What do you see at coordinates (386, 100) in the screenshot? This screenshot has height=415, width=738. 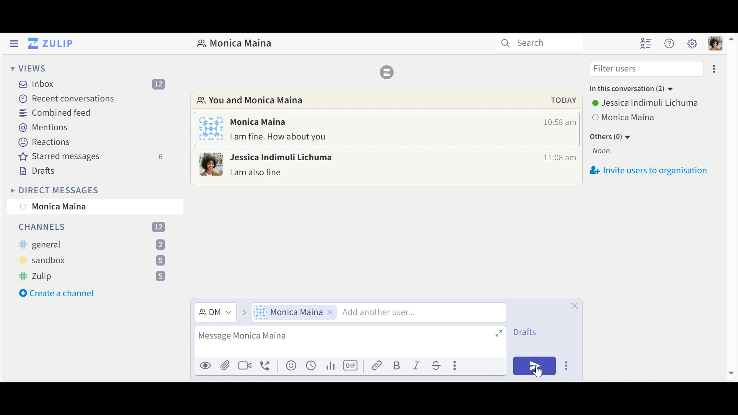 I see `descriptions` at bounding box center [386, 100].